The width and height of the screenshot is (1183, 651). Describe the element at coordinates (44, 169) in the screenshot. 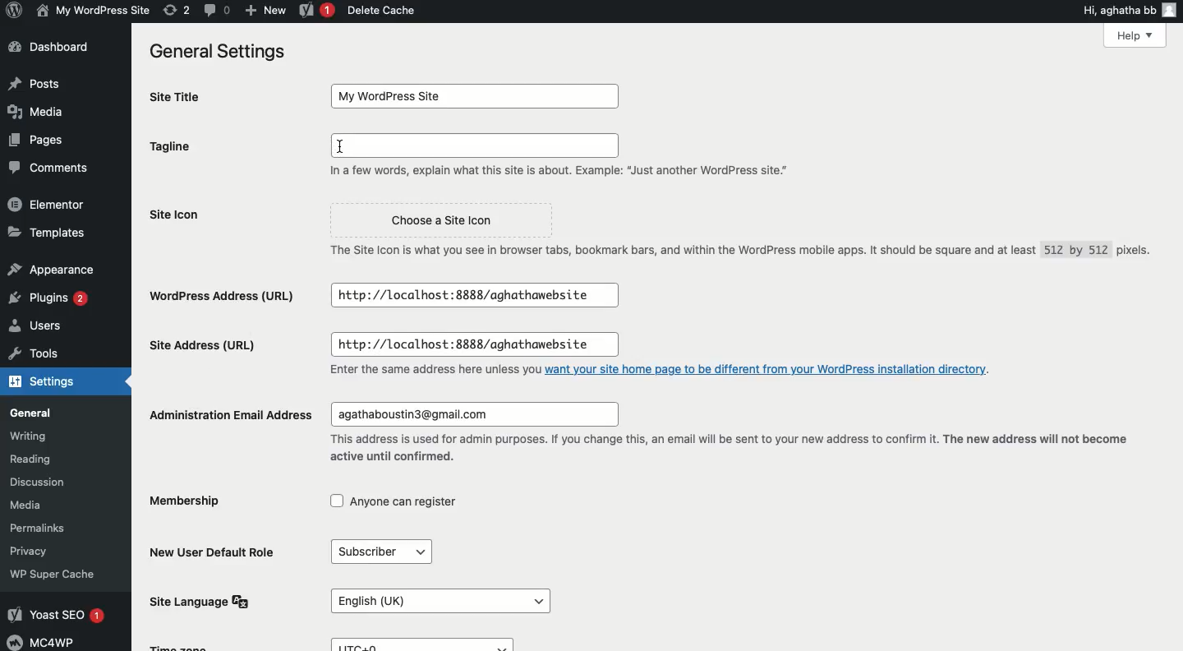

I see `Comment` at that location.